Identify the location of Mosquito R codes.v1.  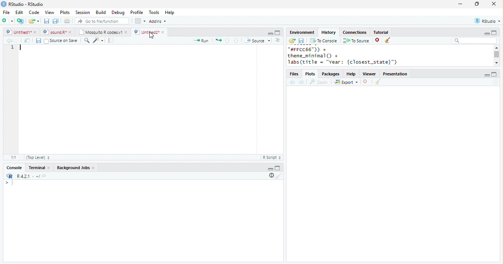
(101, 32).